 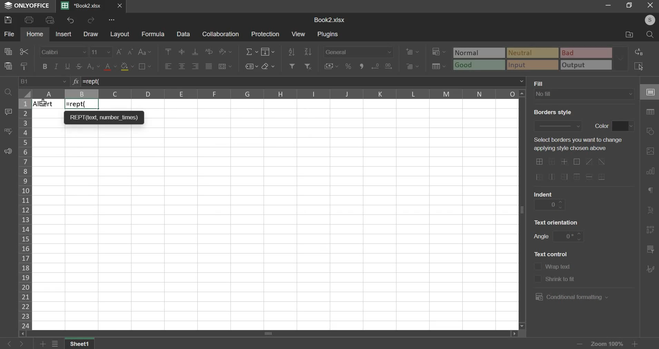 What do you see at coordinates (412, 66) in the screenshot?
I see `delete cells` at bounding box center [412, 66].